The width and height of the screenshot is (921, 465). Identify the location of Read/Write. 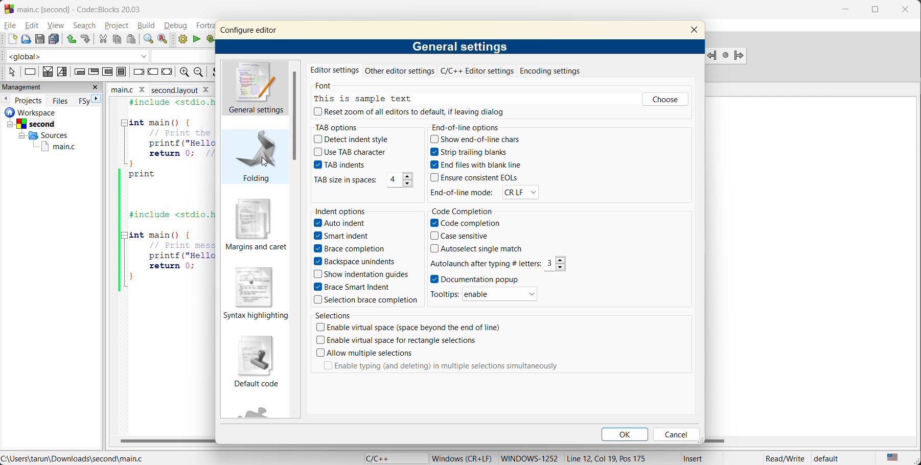
(785, 457).